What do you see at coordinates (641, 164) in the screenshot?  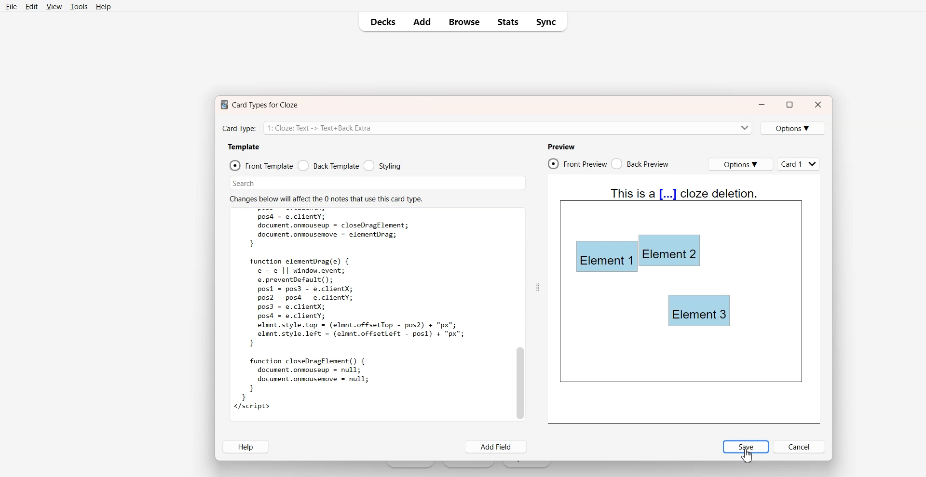 I see `Back Preview` at bounding box center [641, 164].